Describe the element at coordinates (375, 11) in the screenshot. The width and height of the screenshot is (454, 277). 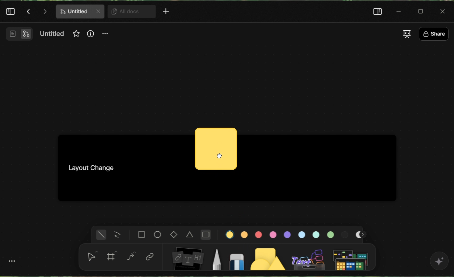
I see `right panel` at that location.